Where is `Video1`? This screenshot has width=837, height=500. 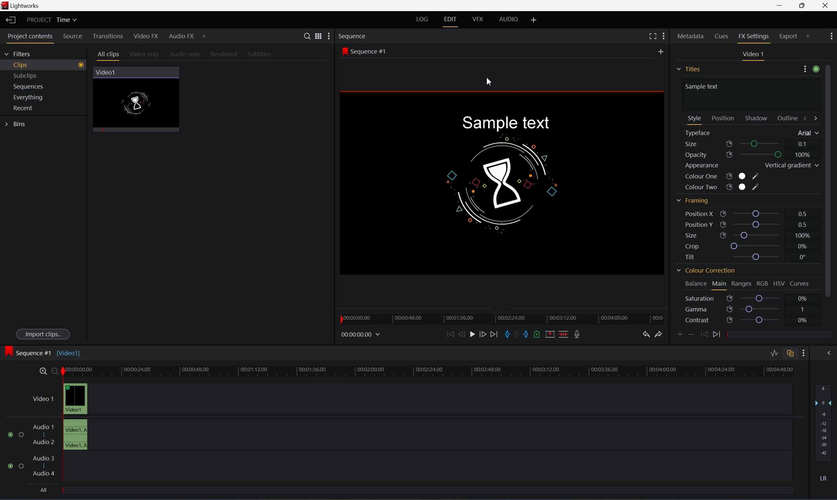
Video1 is located at coordinates (107, 72).